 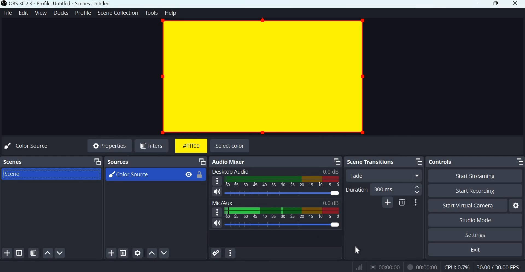 I want to click on Minimize, so click(x=477, y=4).